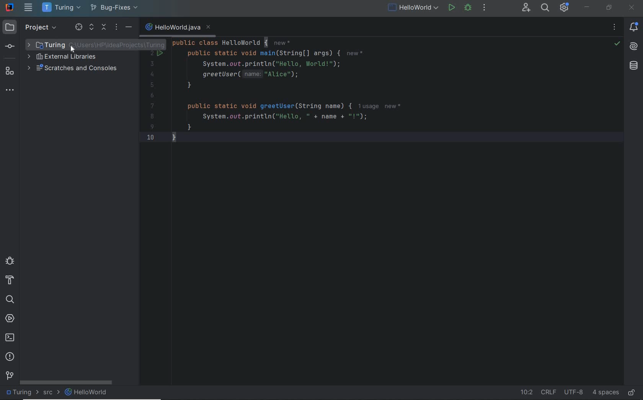 This screenshot has width=643, height=400. Describe the element at coordinates (565, 8) in the screenshot. I see `IDE & Project Settings` at that location.